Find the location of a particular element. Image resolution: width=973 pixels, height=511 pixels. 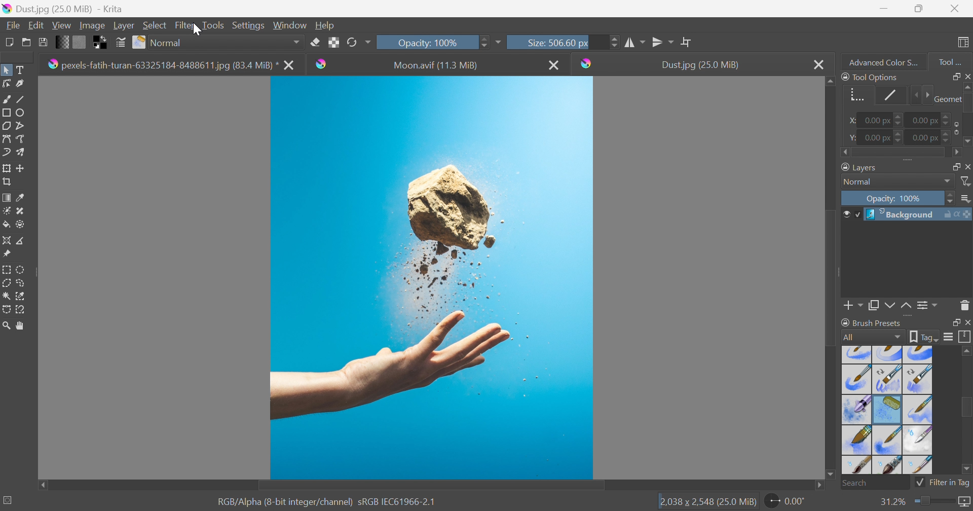

Window is located at coordinates (290, 24).